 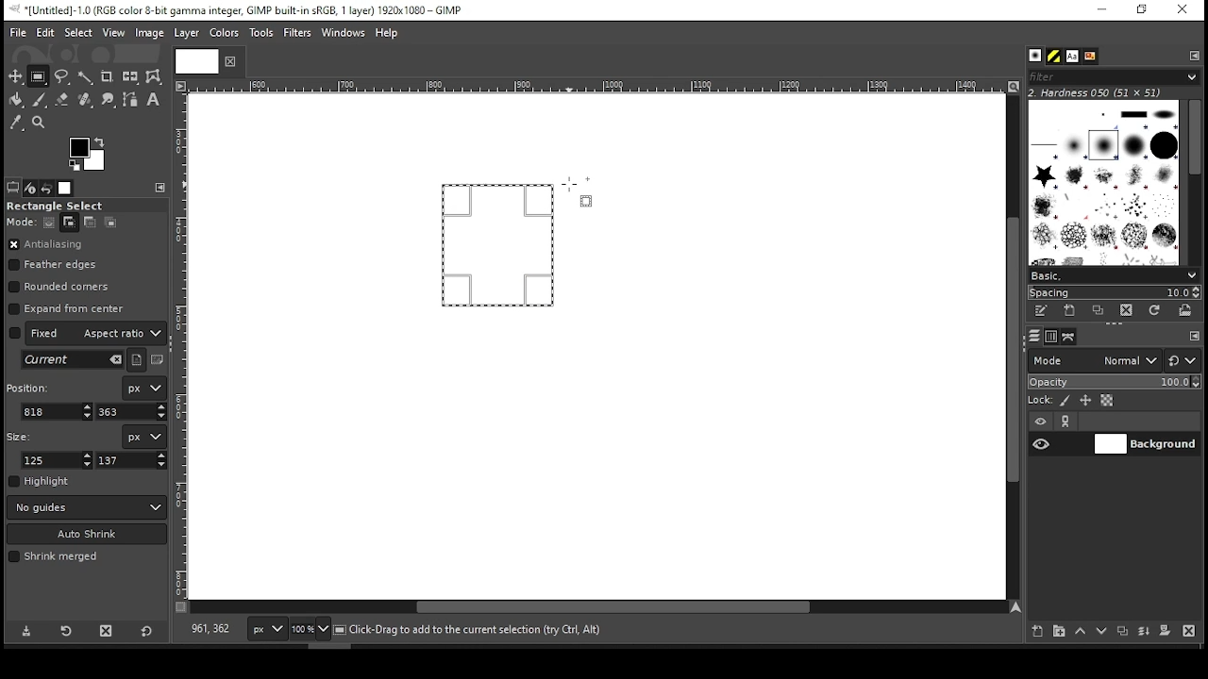 What do you see at coordinates (40, 481) in the screenshot?
I see `highlight` at bounding box center [40, 481].